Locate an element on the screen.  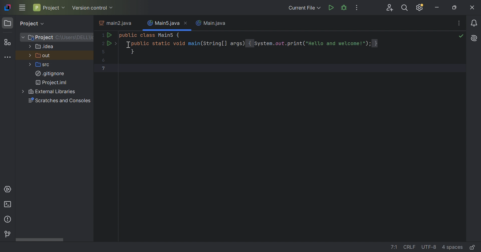
No problems found is located at coordinates (461, 36).